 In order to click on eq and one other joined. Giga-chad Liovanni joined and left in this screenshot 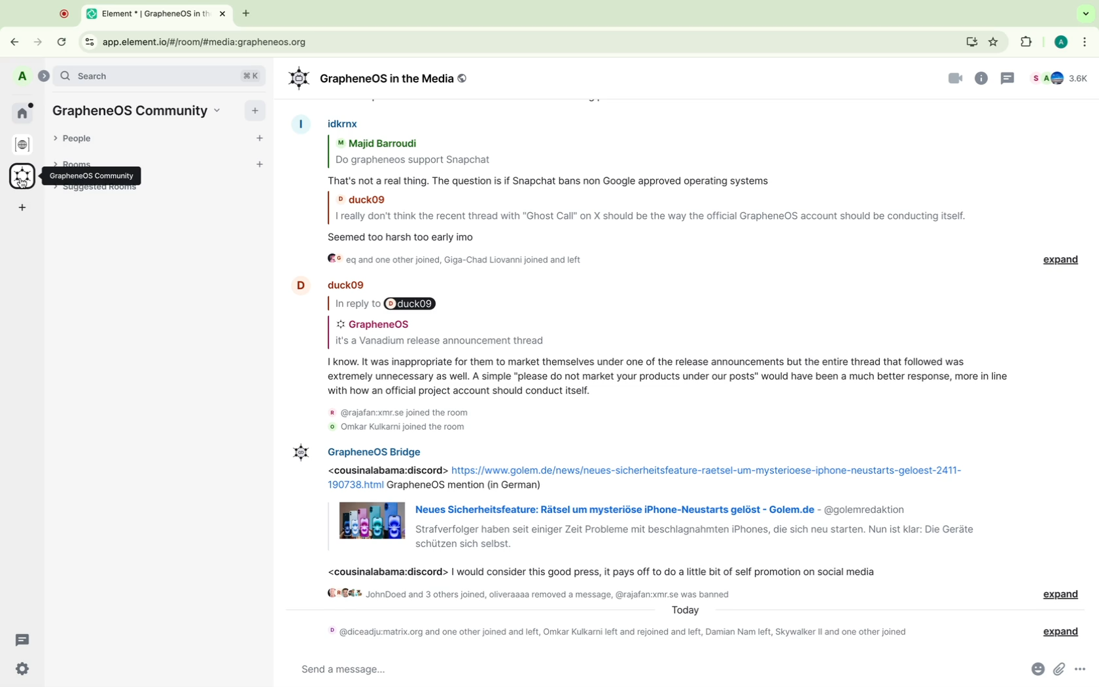, I will do `click(457, 260)`.